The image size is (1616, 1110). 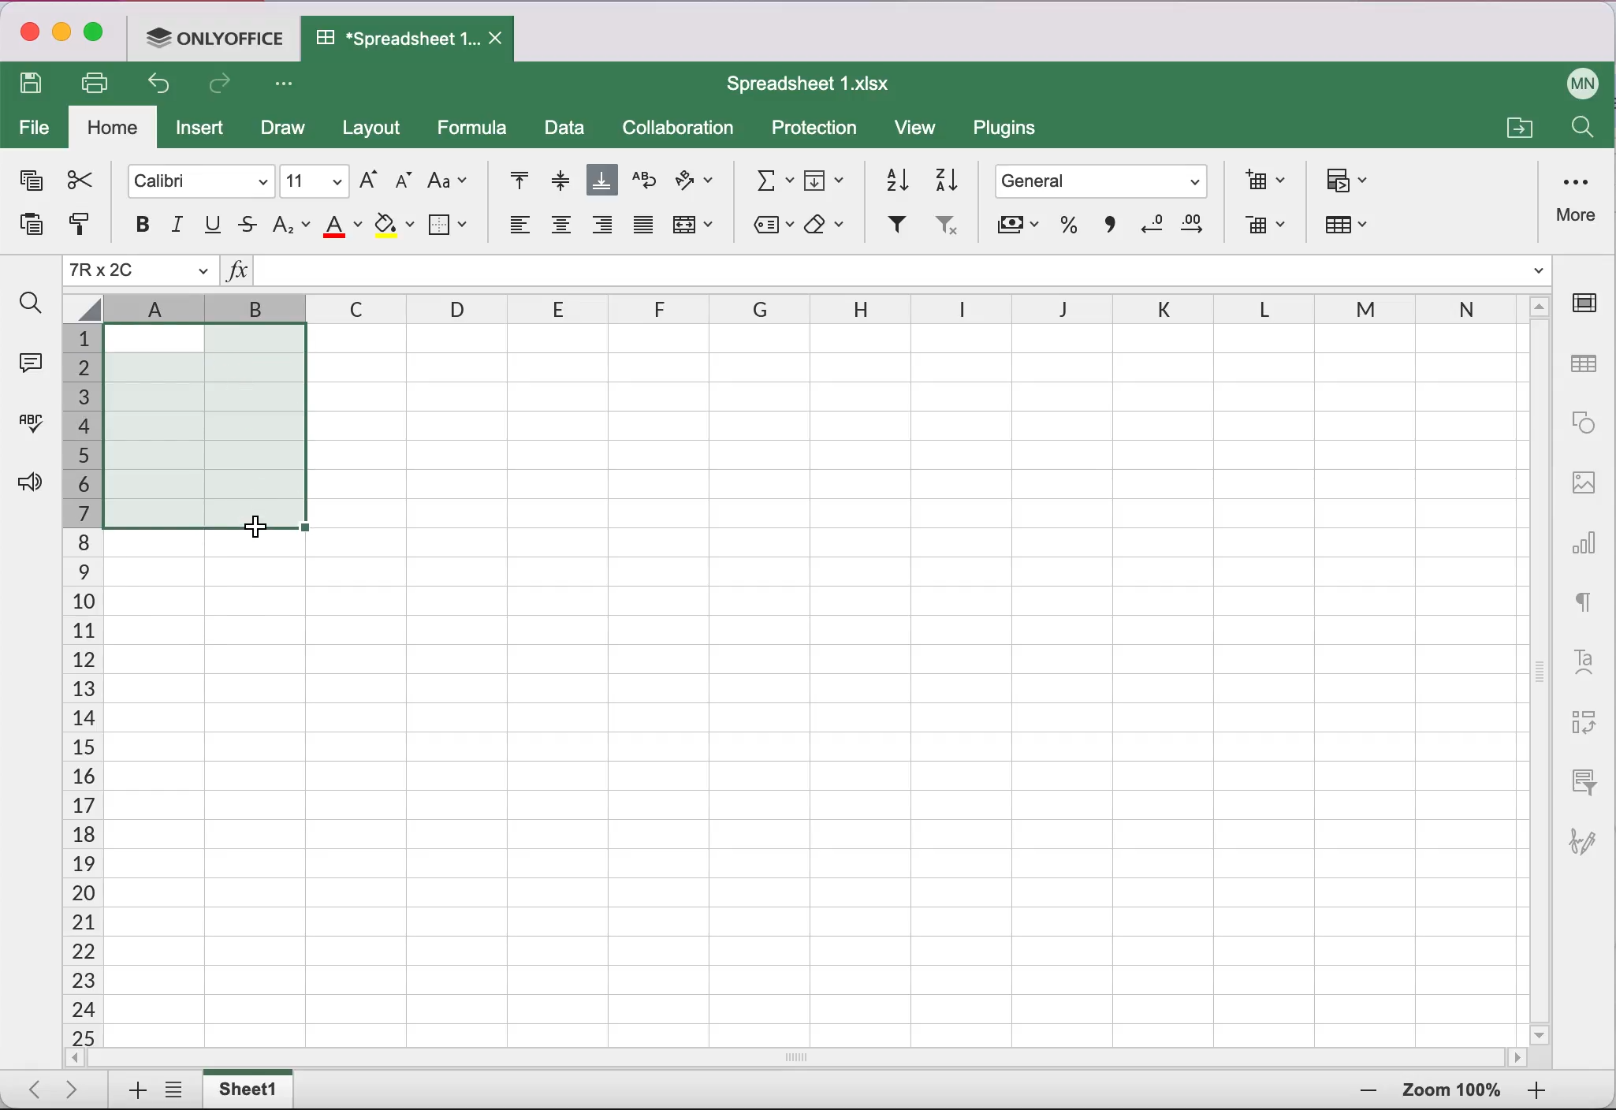 What do you see at coordinates (134, 224) in the screenshot?
I see `bold` at bounding box center [134, 224].